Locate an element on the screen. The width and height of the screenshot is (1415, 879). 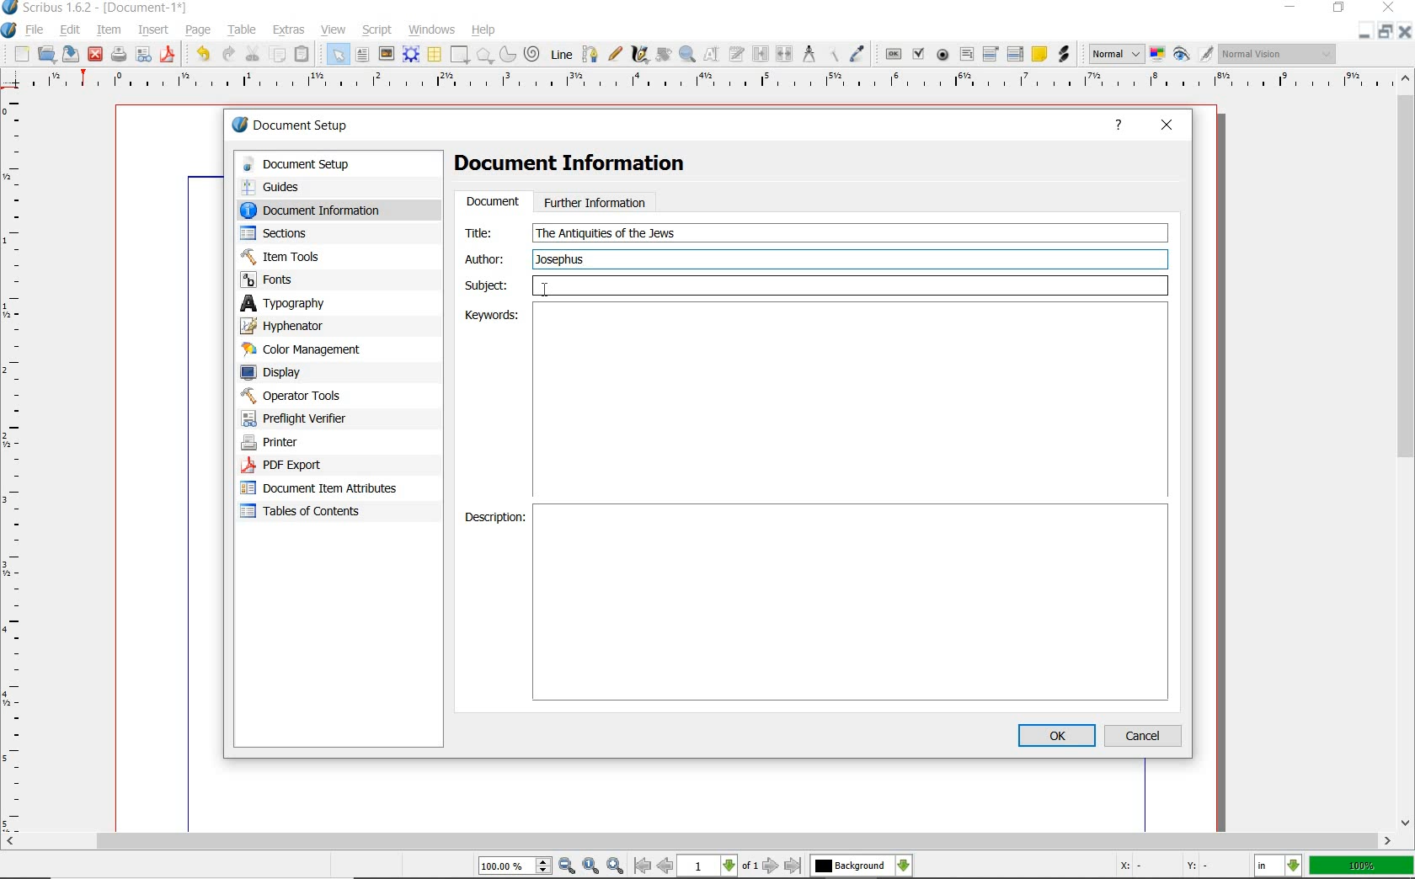
Keywords is located at coordinates (851, 402).